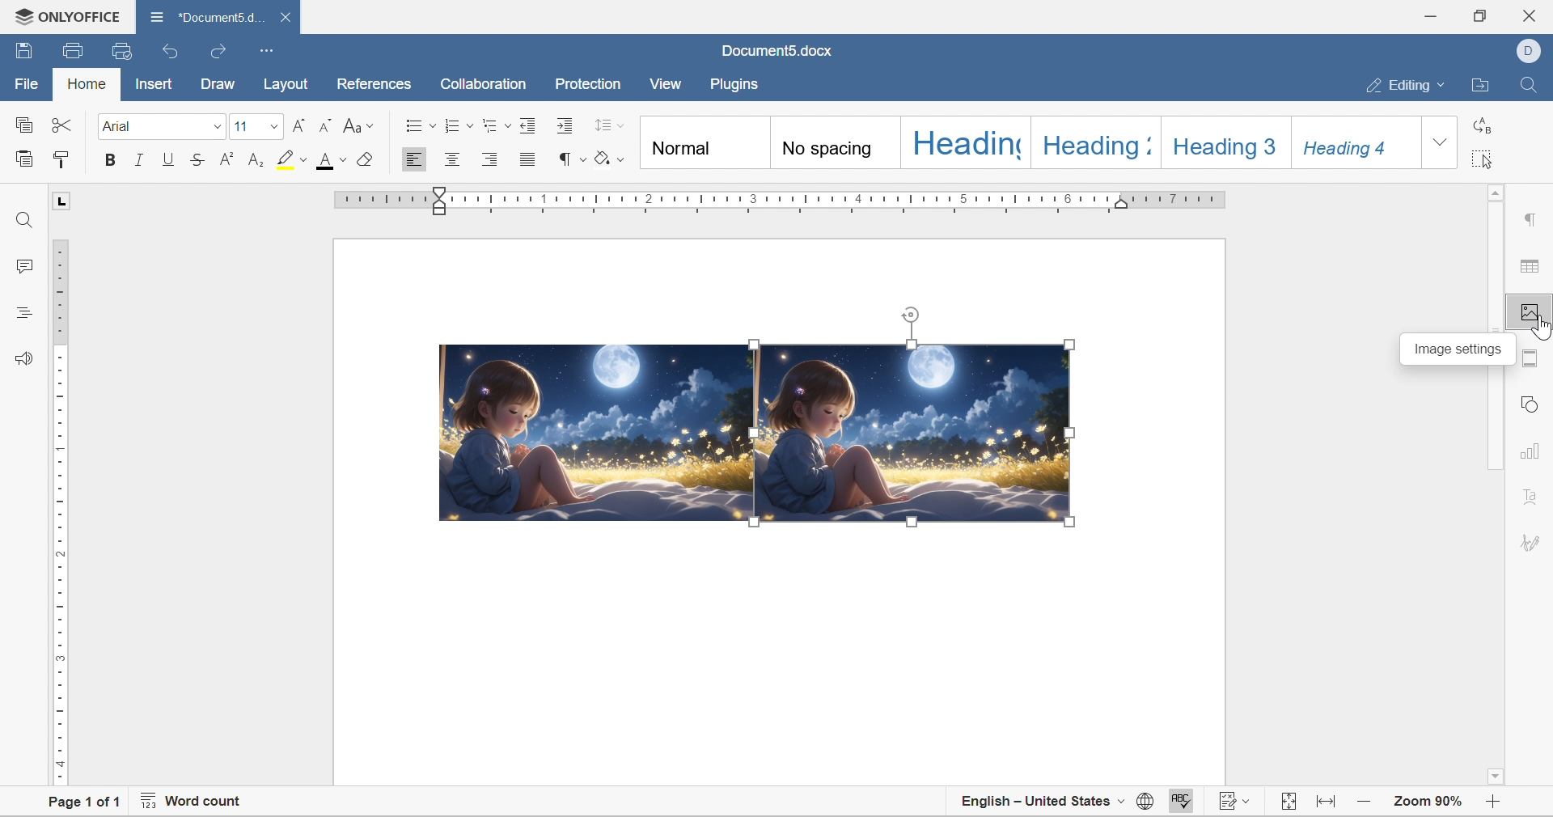 Image resolution: width=1553 pixels, height=817 pixels. Describe the element at coordinates (61, 514) in the screenshot. I see `ruler` at that location.